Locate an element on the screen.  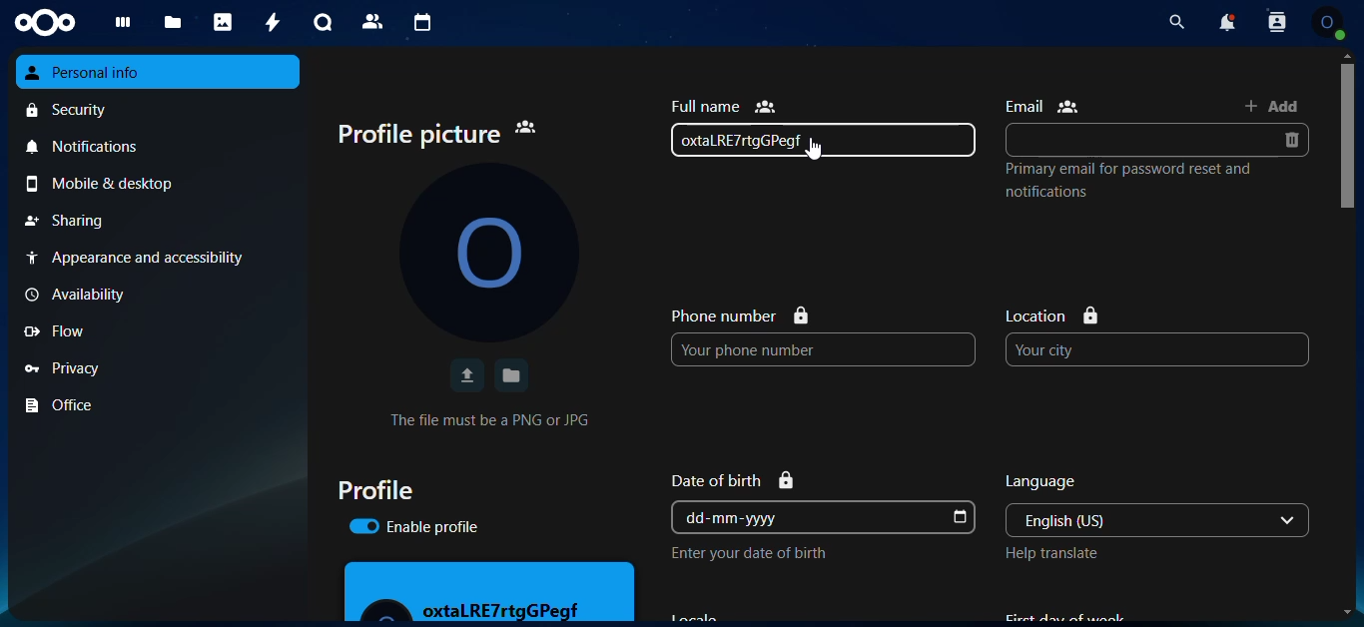
language is located at coordinates (1042, 482).